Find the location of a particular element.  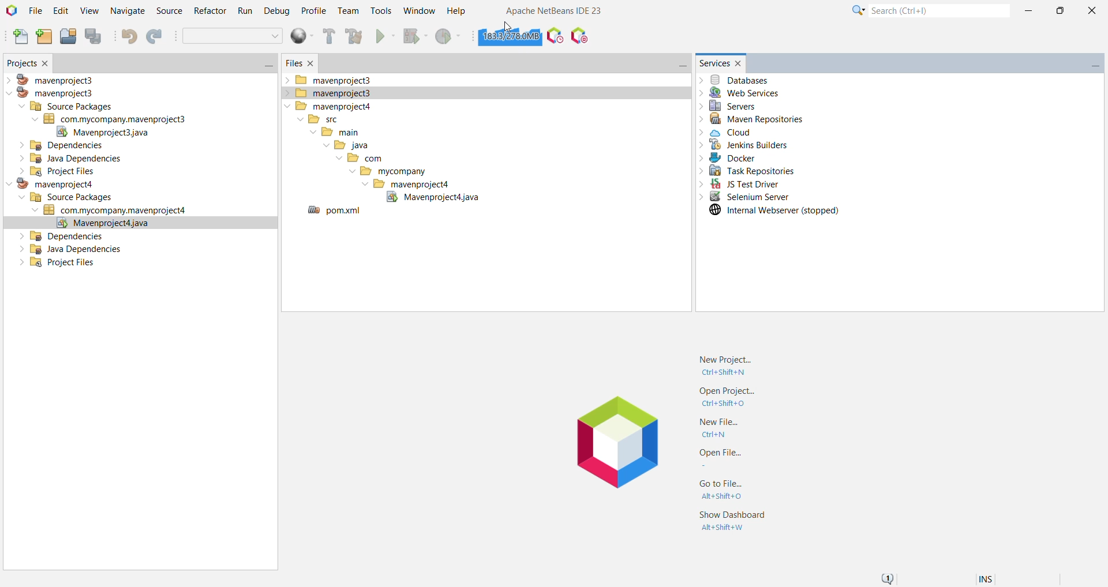

Project Files is located at coordinates (55, 265).